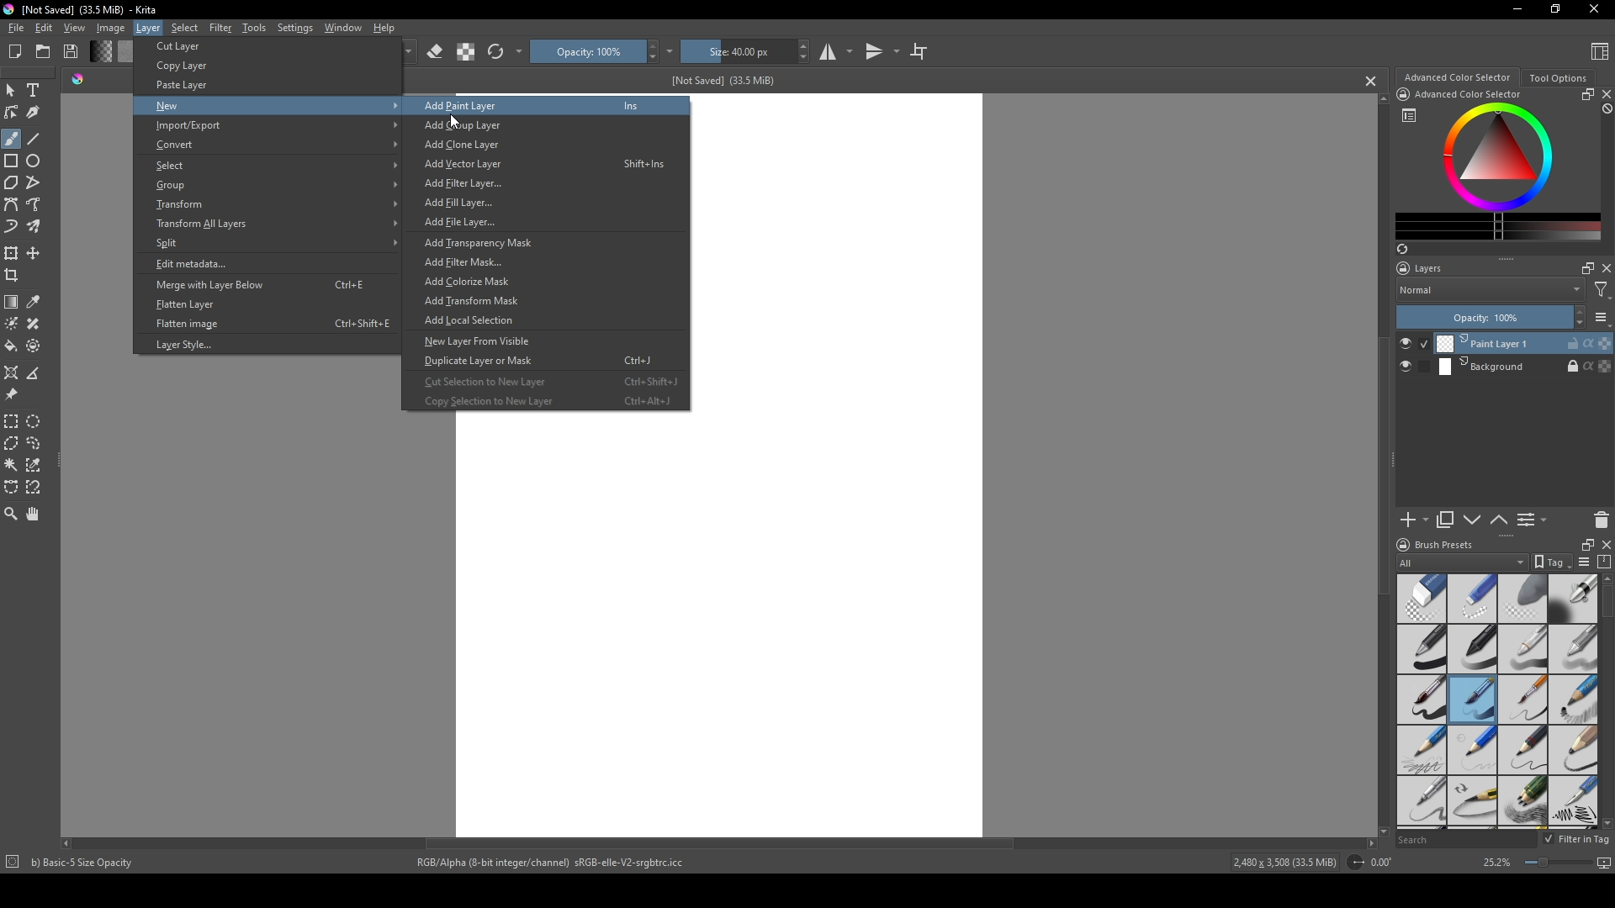 The width and height of the screenshot is (1615, 908). I want to click on block, so click(1605, 109).